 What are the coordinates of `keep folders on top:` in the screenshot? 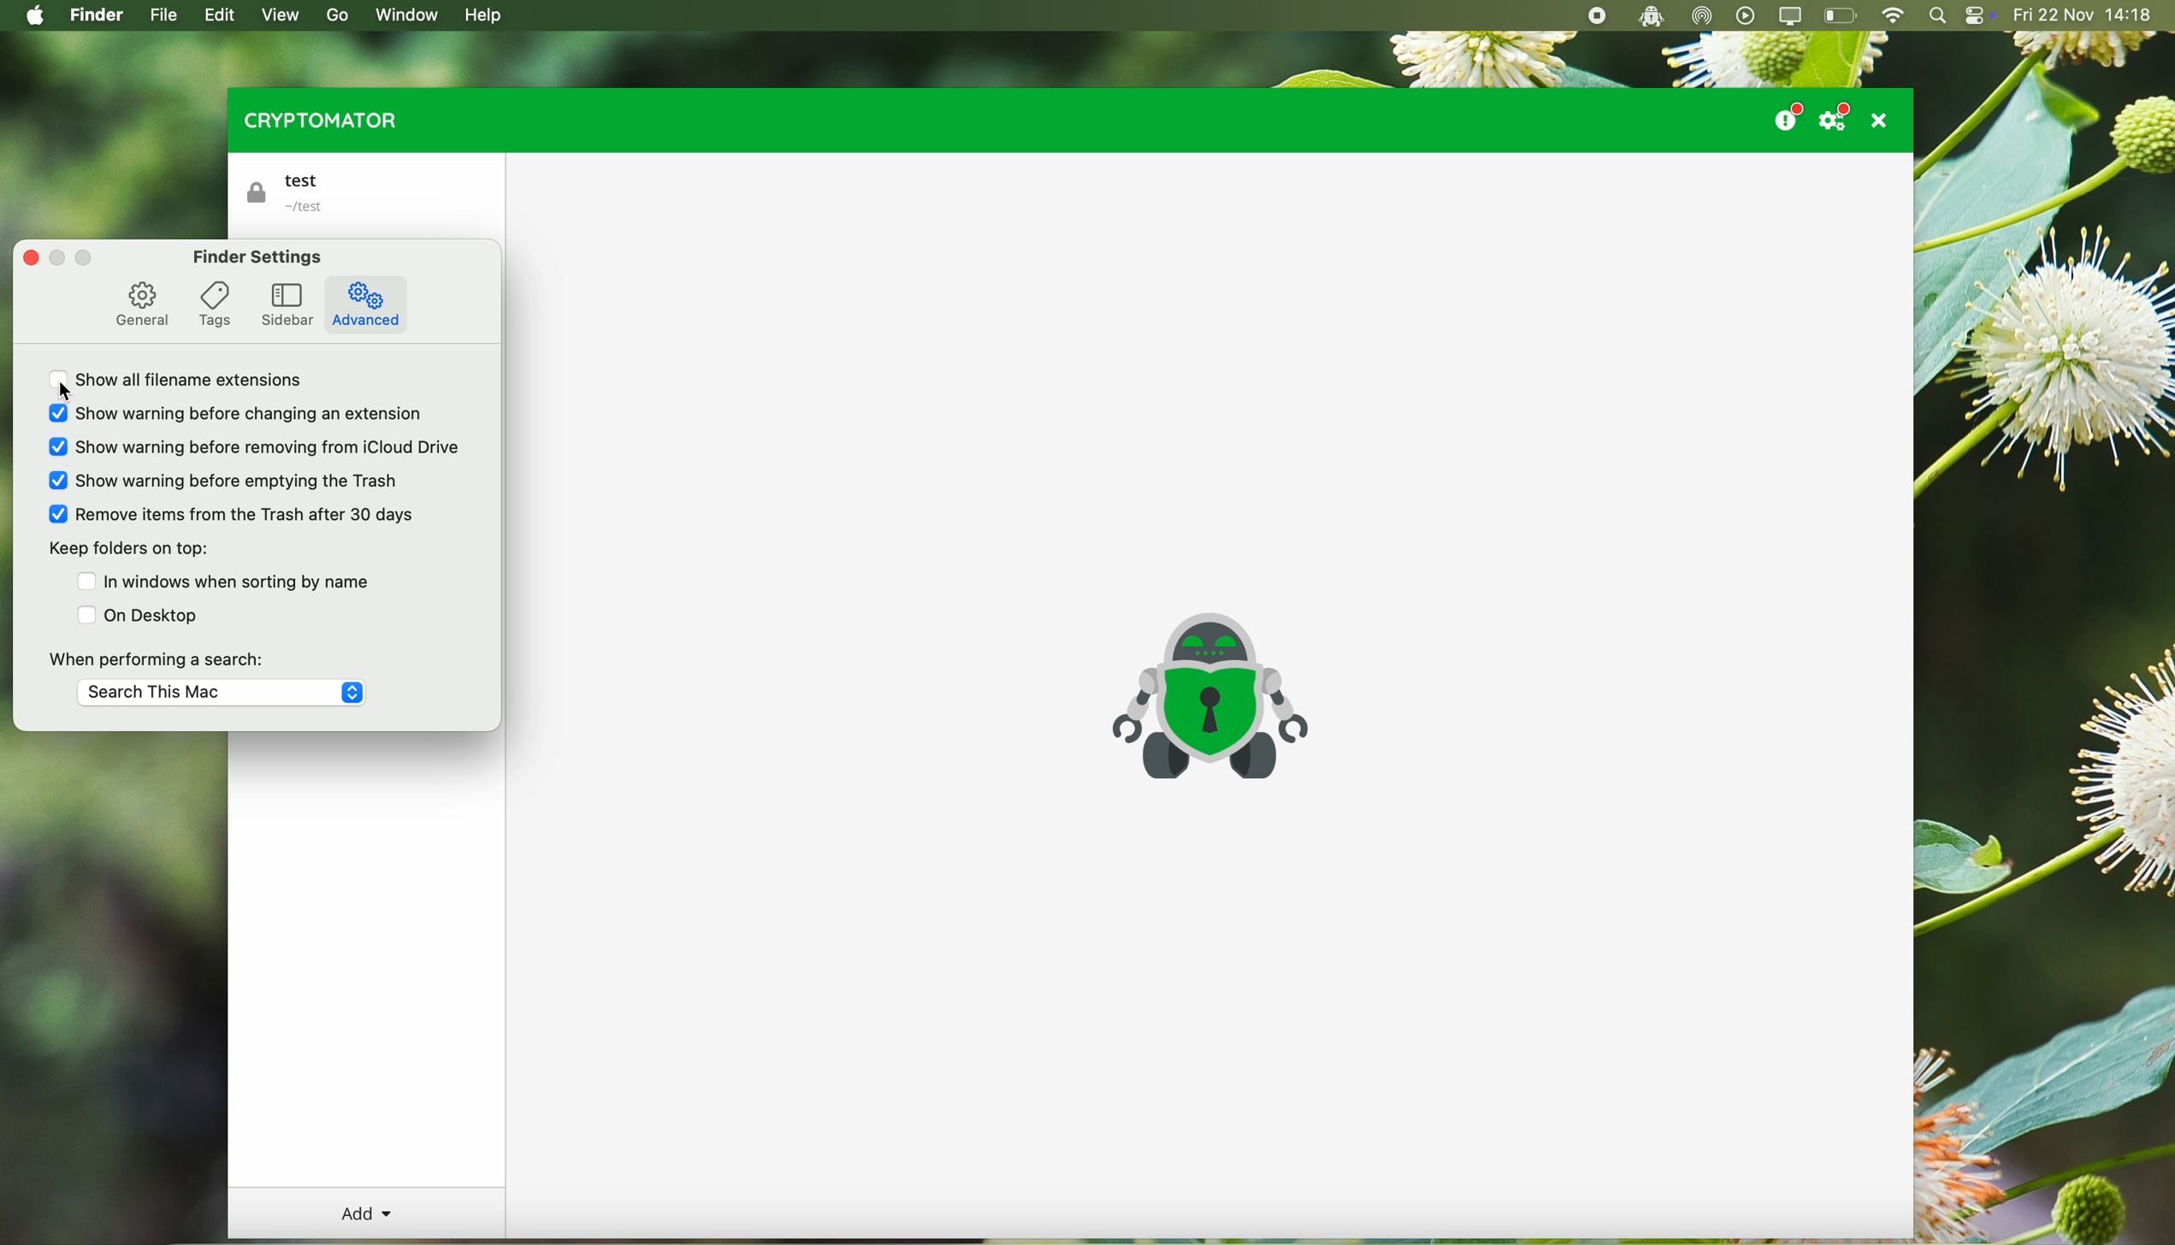 It's located at (127, 551).